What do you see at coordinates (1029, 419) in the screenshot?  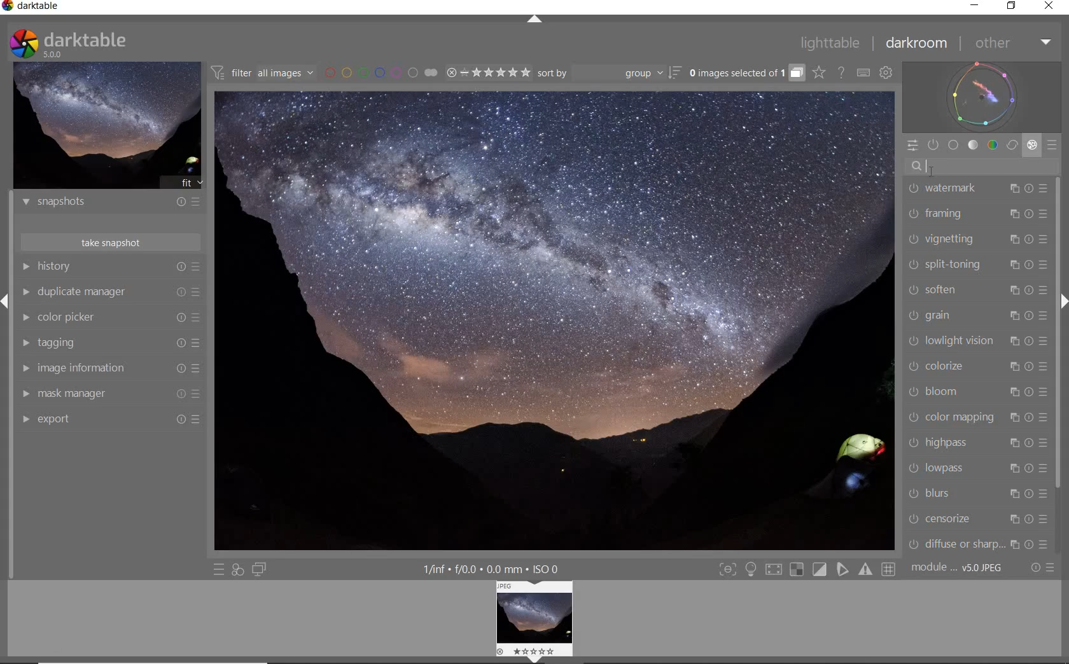 I see `reset parameters` at bounding box center [1029, 419].